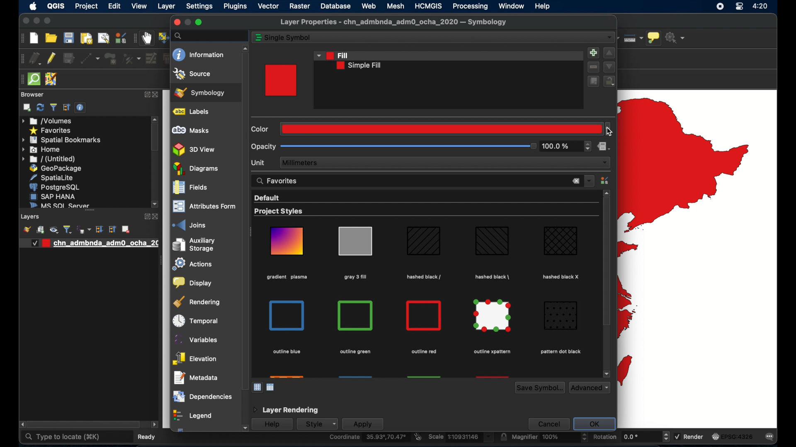 The image size is (796, 447). I want to click on close, so click(175, 22).